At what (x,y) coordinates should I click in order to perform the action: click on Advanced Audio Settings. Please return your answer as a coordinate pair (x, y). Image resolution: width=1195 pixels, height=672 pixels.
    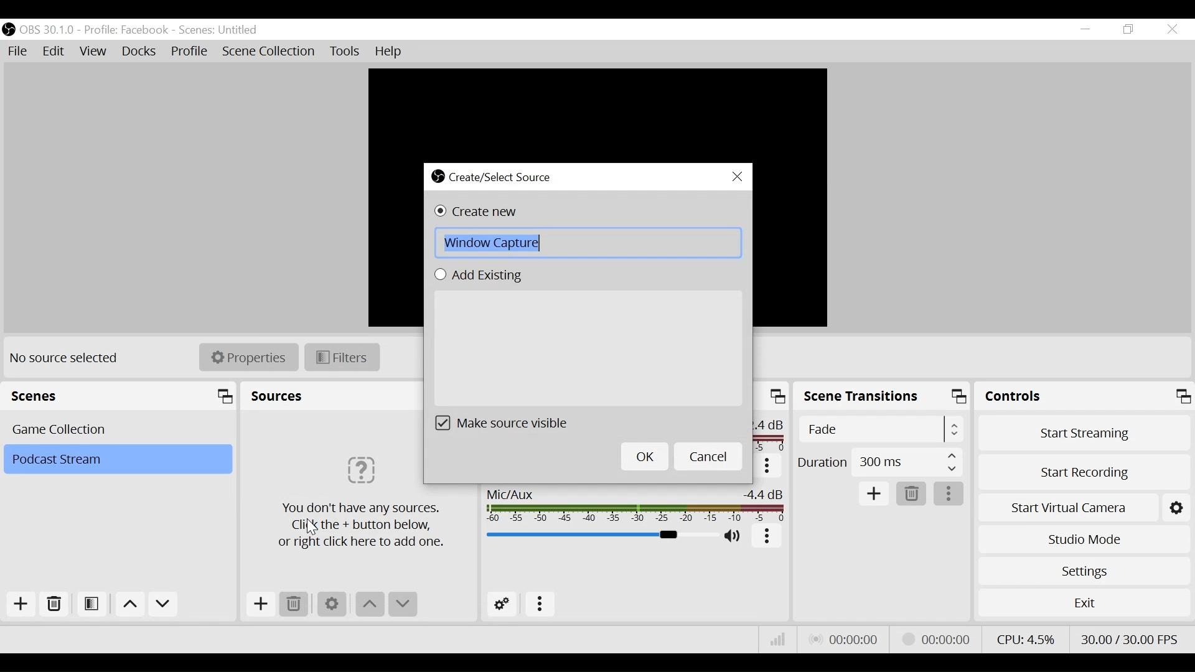
    Looking at the image, I should click on (504, 604).